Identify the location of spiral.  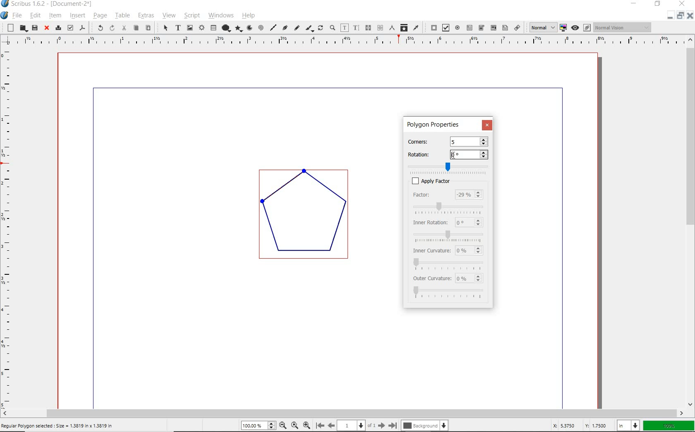
(261, 26).